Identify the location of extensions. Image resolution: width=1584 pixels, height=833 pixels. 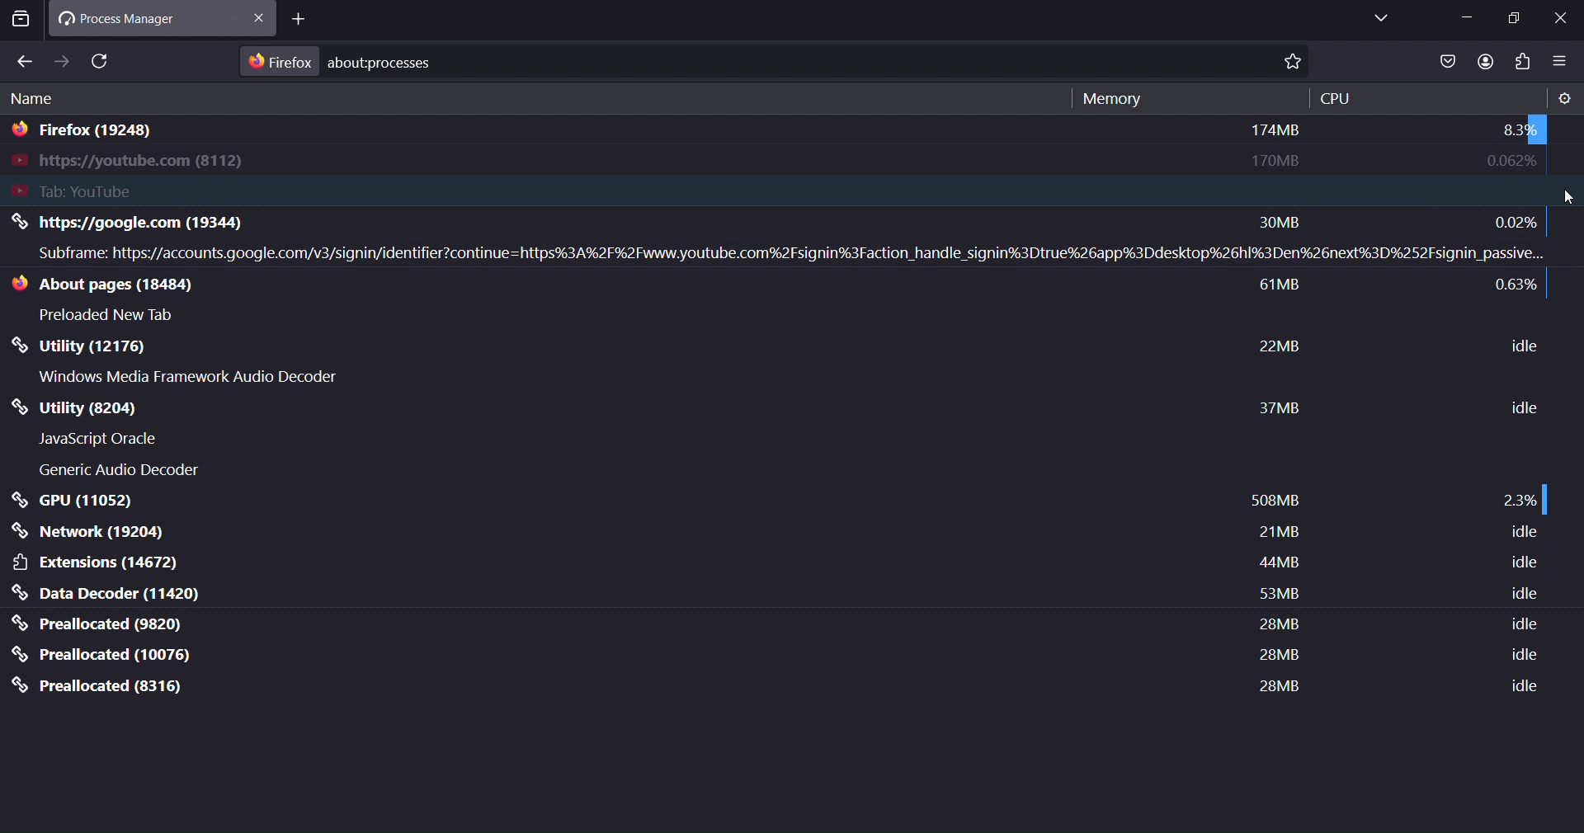
(1525, 62).